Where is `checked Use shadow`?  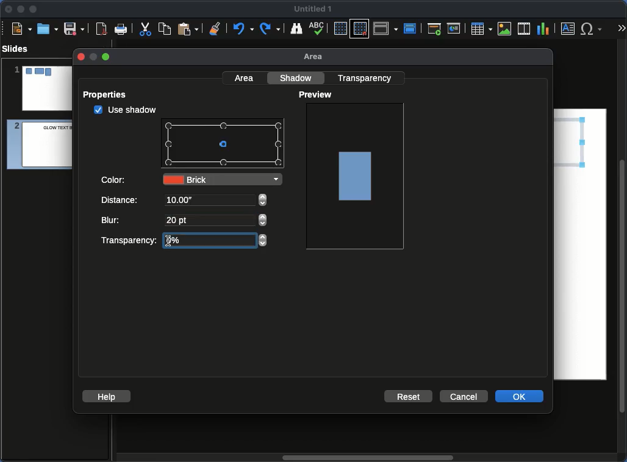 checked Use shadow is located at coordinates (126, 110).